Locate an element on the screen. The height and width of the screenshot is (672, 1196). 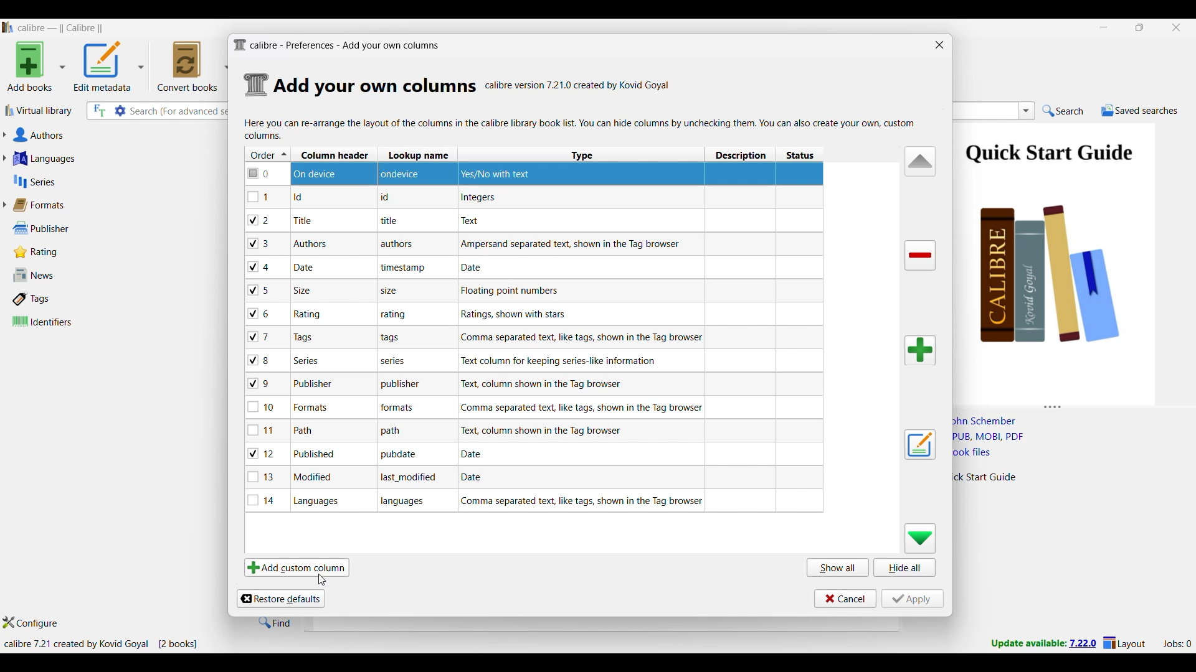
Explanation is located at coordinates (481, 198).